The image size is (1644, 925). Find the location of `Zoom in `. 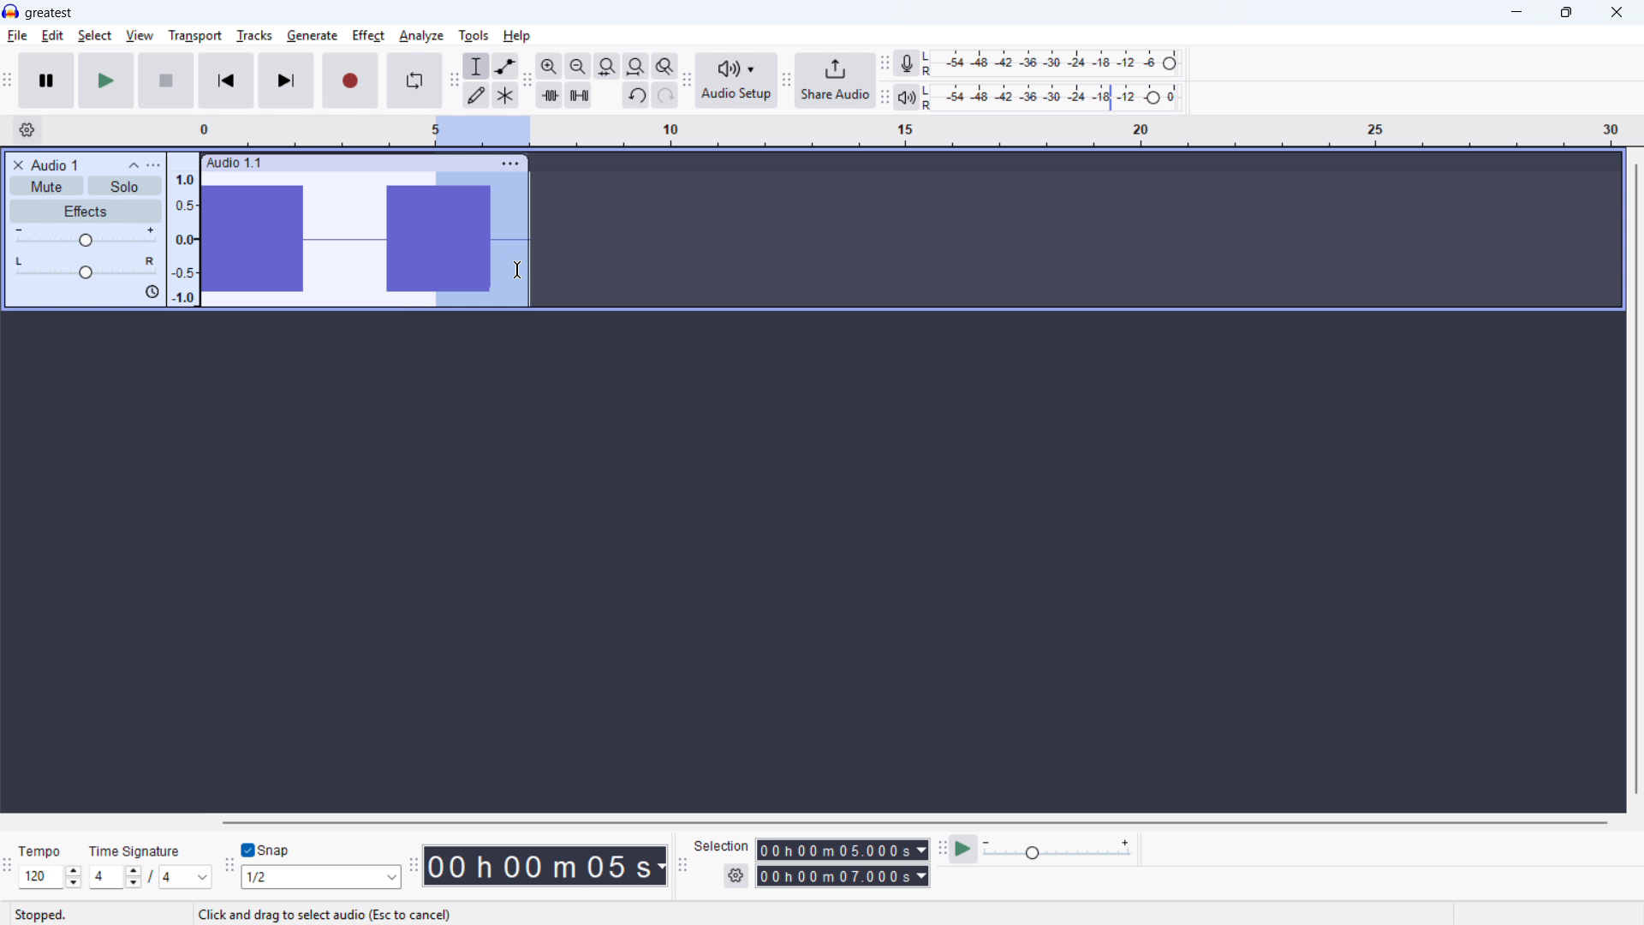

Zoom in  is located at coordinates (550, 66).